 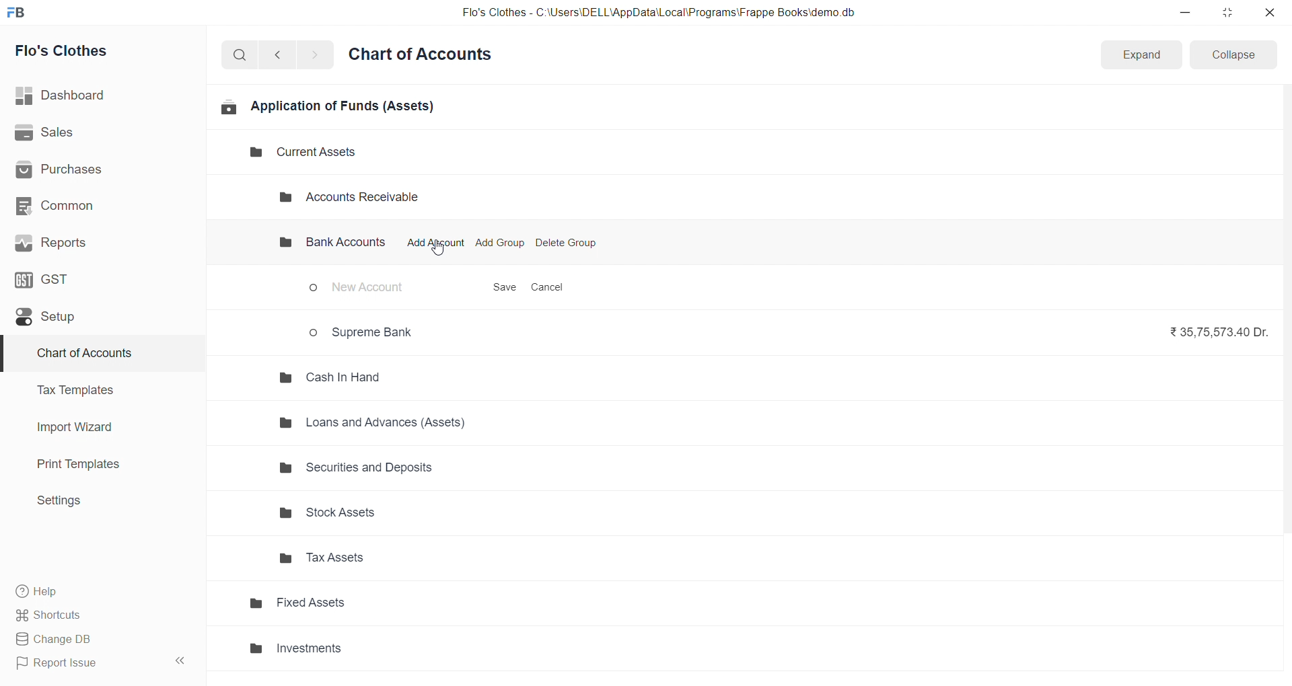 What do you see at coordinates (424, 55) in the screenshot?
I see `Chart of Accounts` at bounding box center [424, 55].